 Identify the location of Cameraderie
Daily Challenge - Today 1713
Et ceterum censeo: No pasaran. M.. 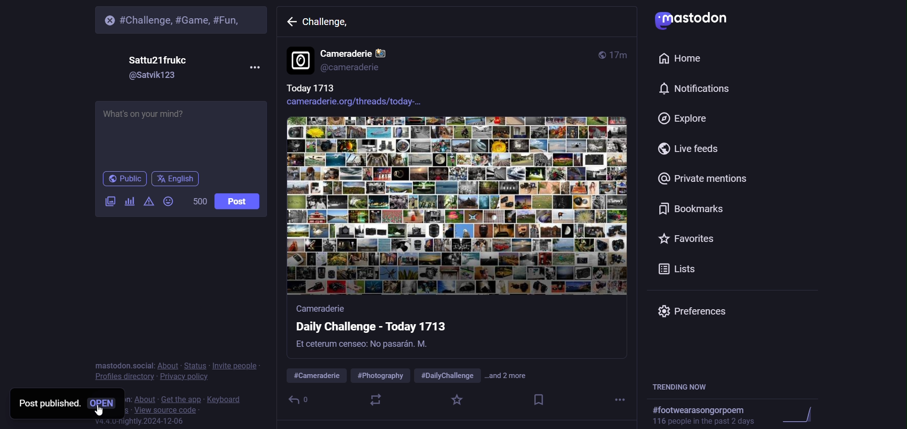
(390, 329).